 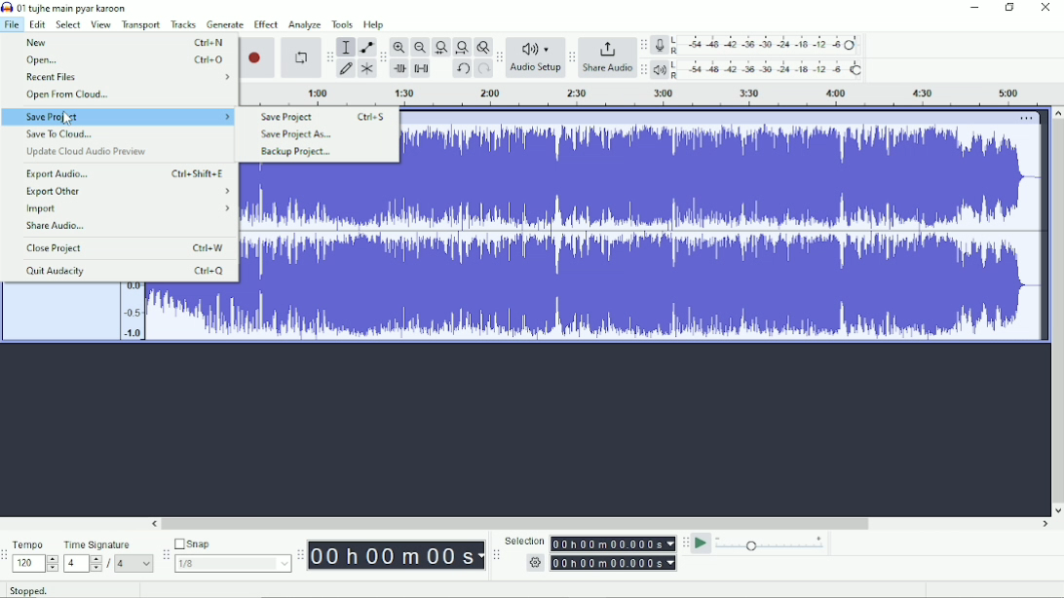 I want to click on Transport, so click(x=141, y=24).